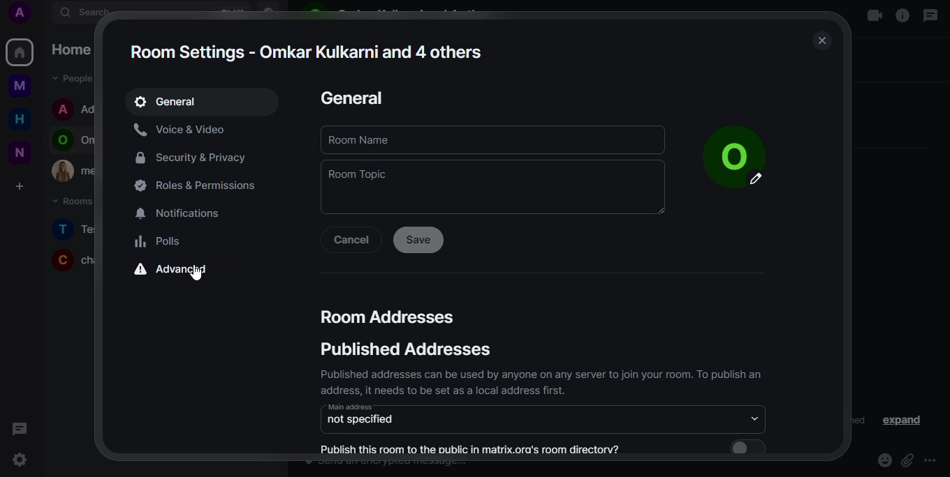 Image resolution: width=950 pixels, height=477 pixels. Describe the element at coordinates (403, 347) in the screenshot. I see `published addresses` at that location.